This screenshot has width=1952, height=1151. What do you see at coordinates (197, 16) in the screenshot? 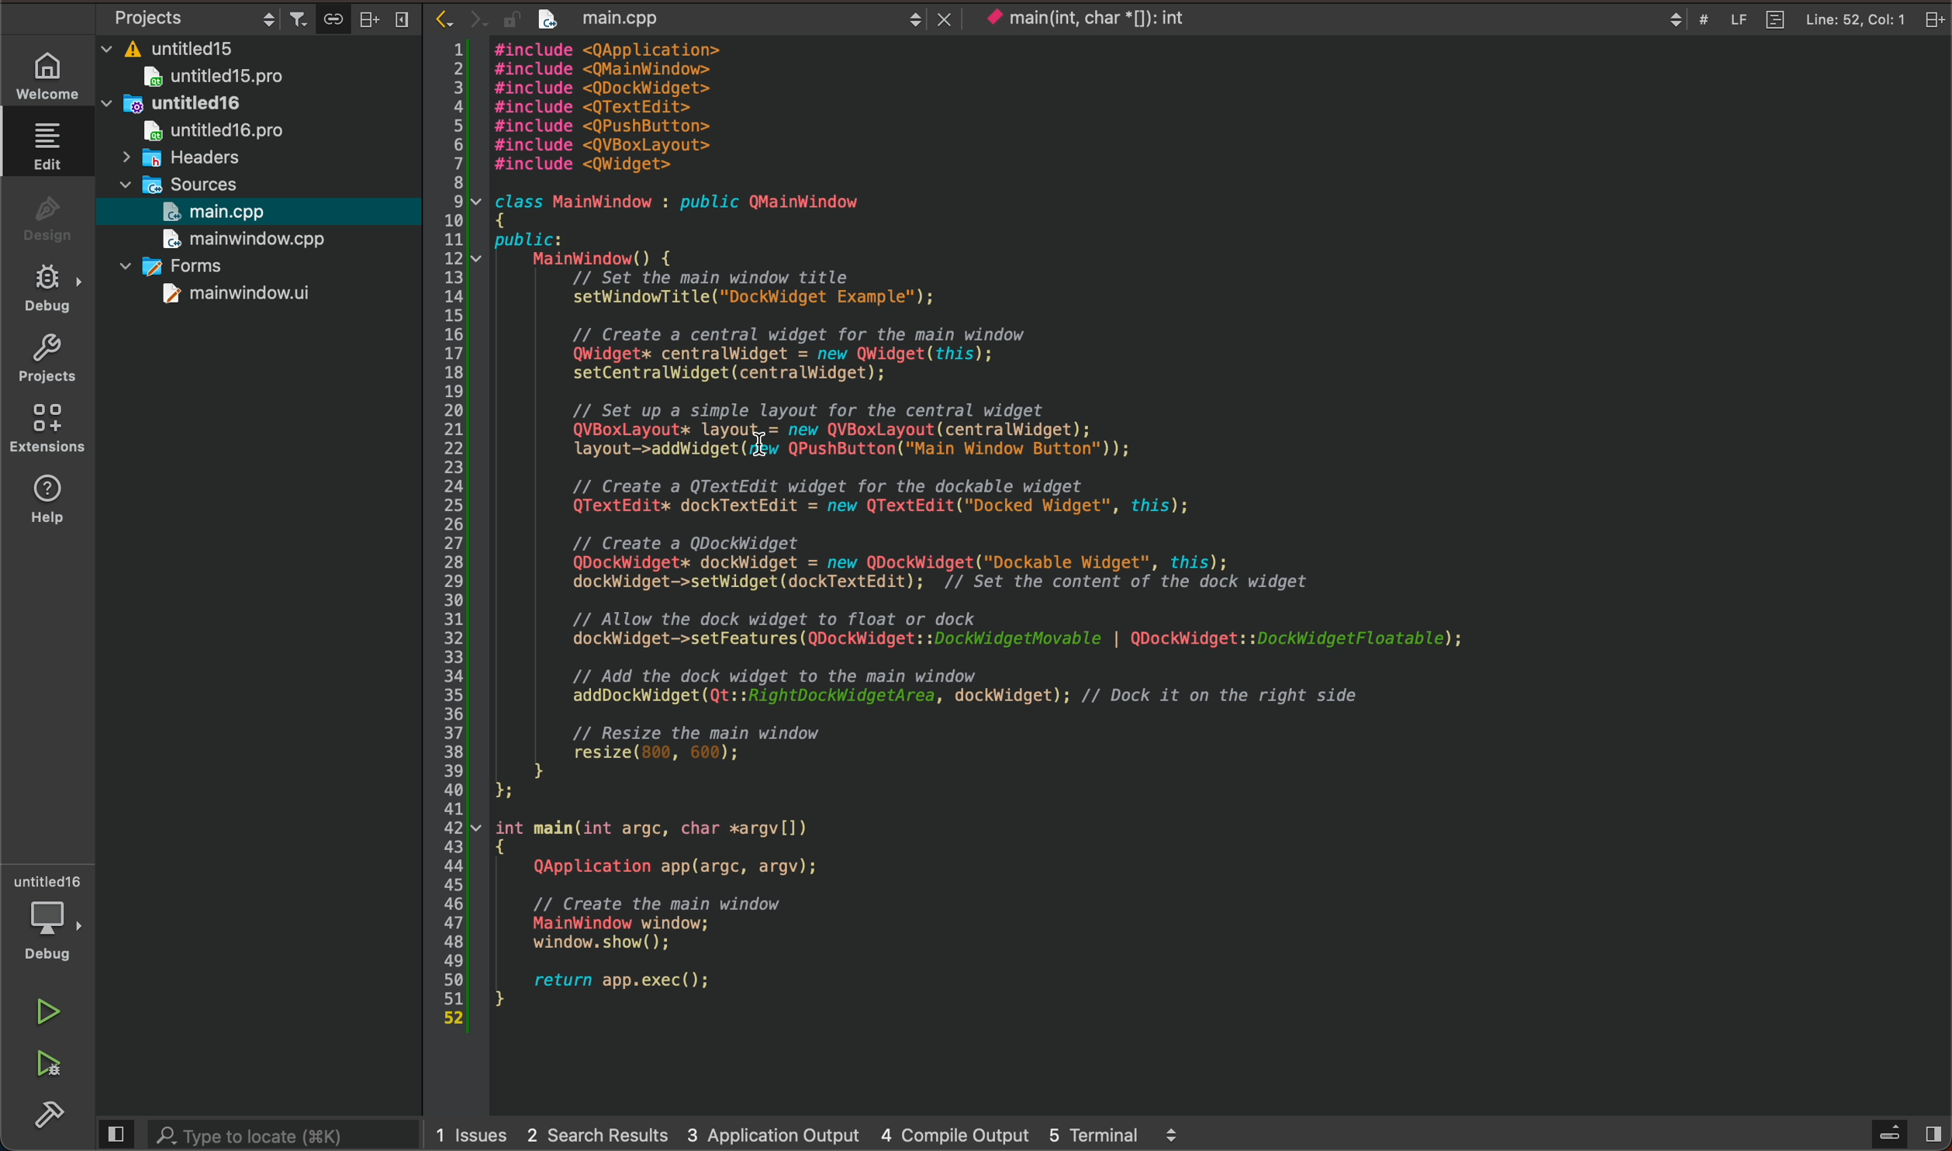
I see `object settings` at bounding box center [197, 16].